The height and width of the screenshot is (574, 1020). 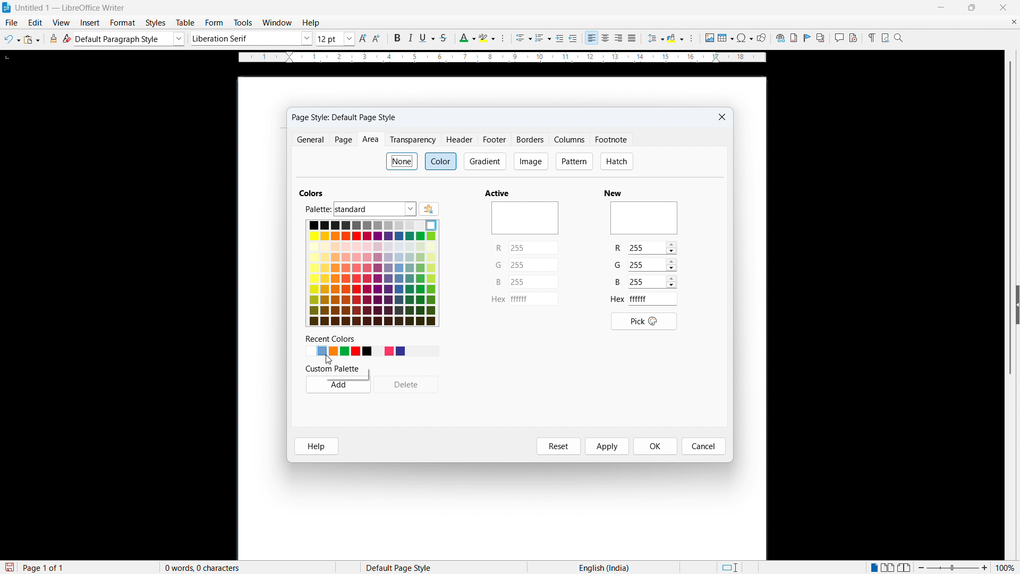 What do you see at coordinates (838, 38) in the screenshot?
I see `Insert comment ` at bounding box center [838, 38].